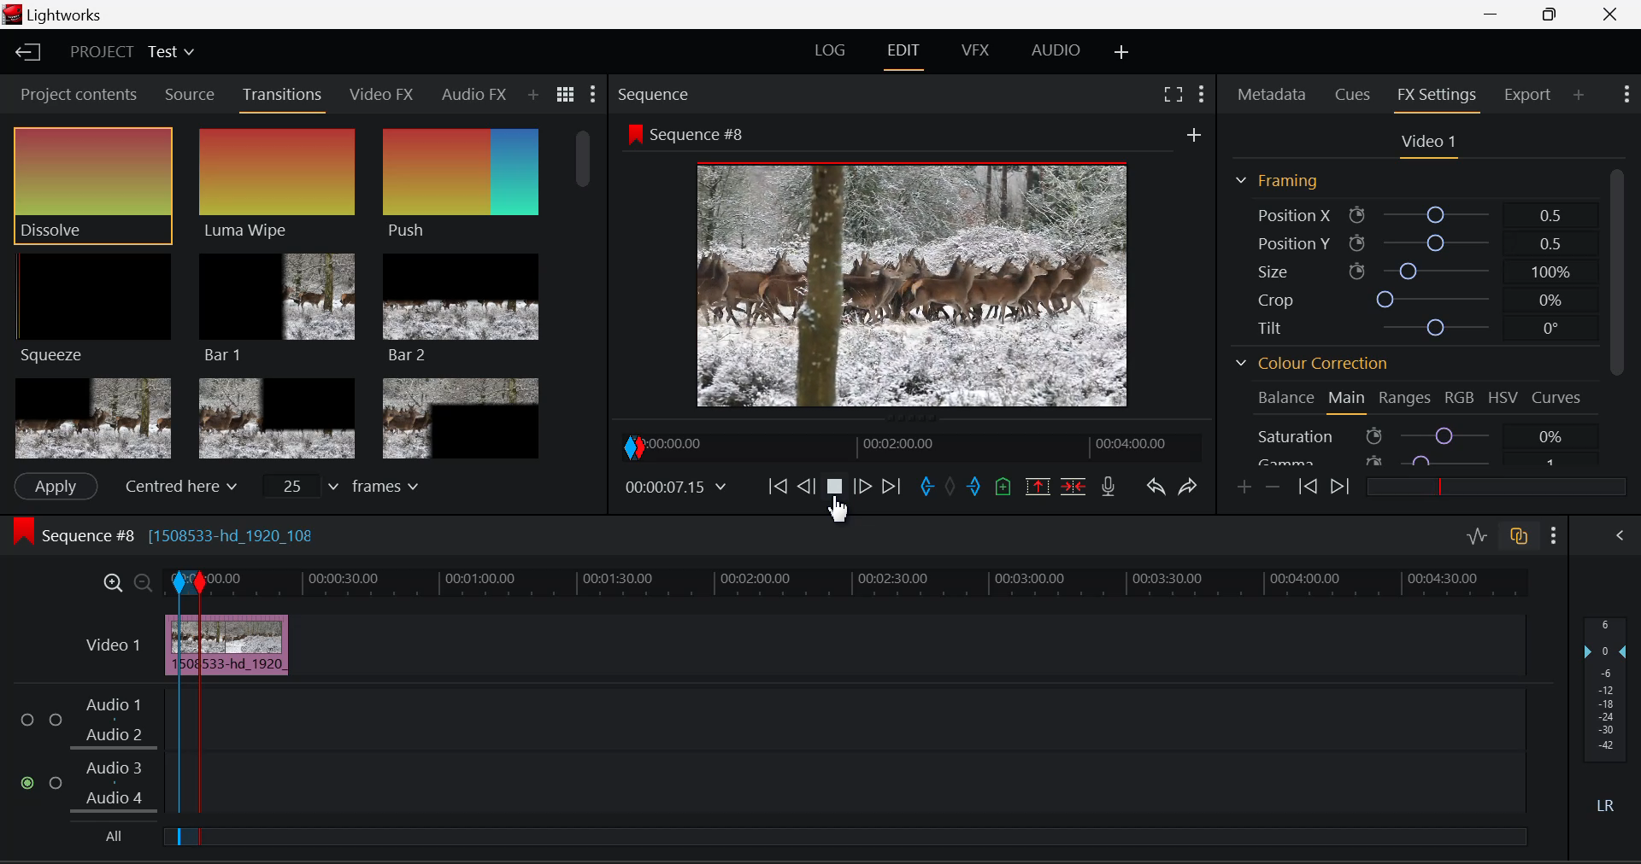 The height and width of the screenshot is (864, 1641). Describe the element at coordinates (1313, 365) in the screenshot. I see `Colour Correction Section` at that location.